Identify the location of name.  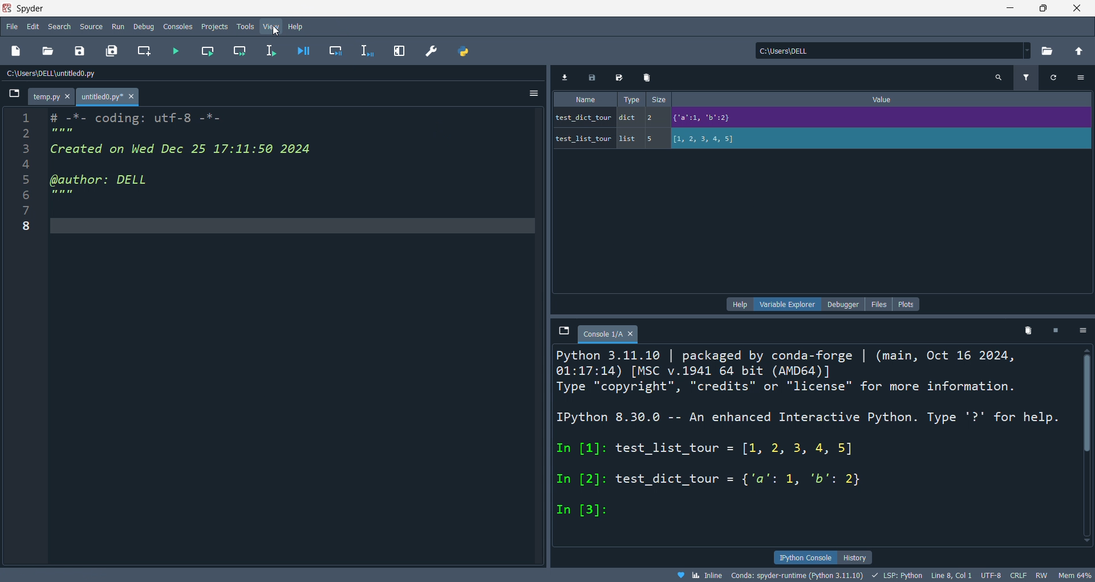
(585, 100).